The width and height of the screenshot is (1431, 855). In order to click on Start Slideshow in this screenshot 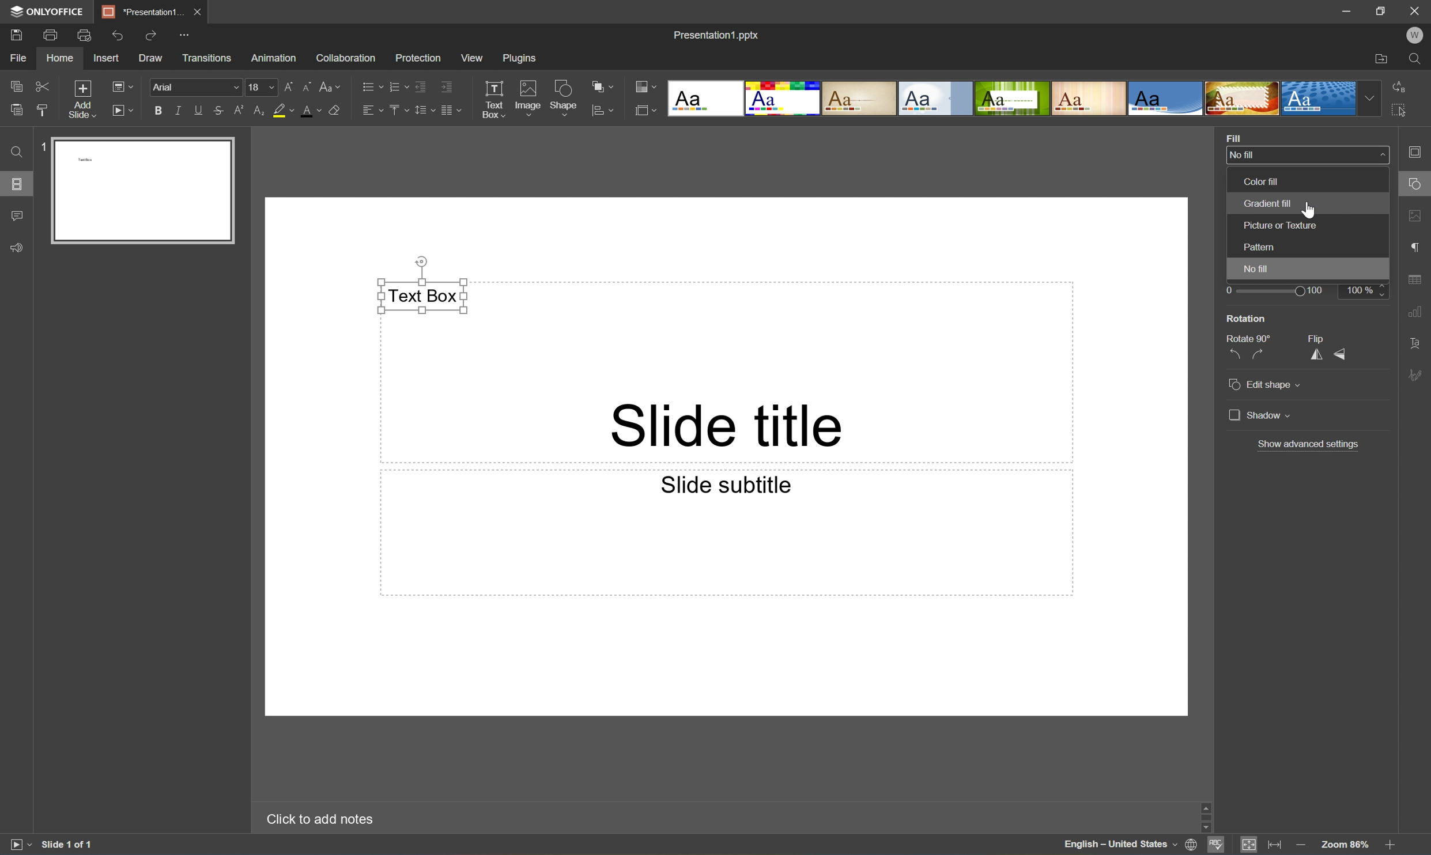, I will do `click(121, 109)`.